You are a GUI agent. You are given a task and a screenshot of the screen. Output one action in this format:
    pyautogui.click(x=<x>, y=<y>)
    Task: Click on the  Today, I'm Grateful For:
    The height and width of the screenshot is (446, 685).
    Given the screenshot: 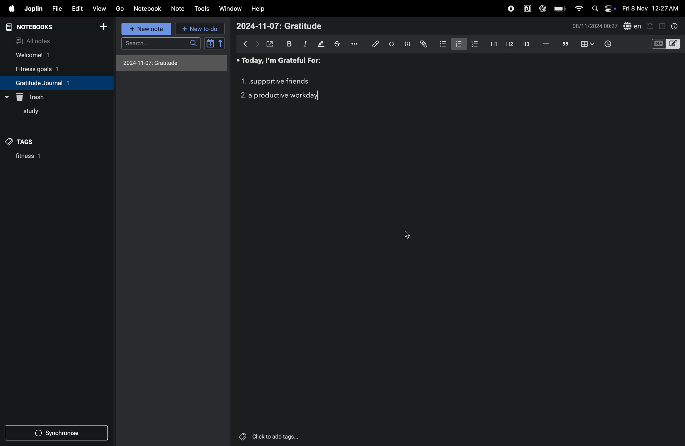 What is the action you would take?
    pyautogui.click(x=278, y=61)
    